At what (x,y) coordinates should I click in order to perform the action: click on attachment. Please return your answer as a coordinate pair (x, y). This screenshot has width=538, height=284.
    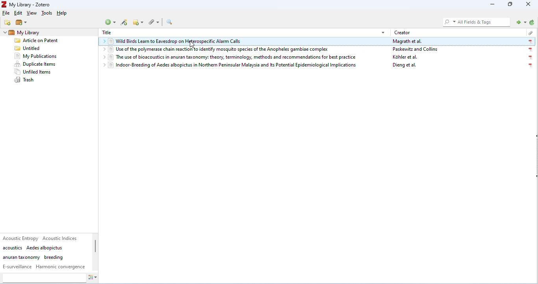
    Looking at the image, I should click on (530, 32).